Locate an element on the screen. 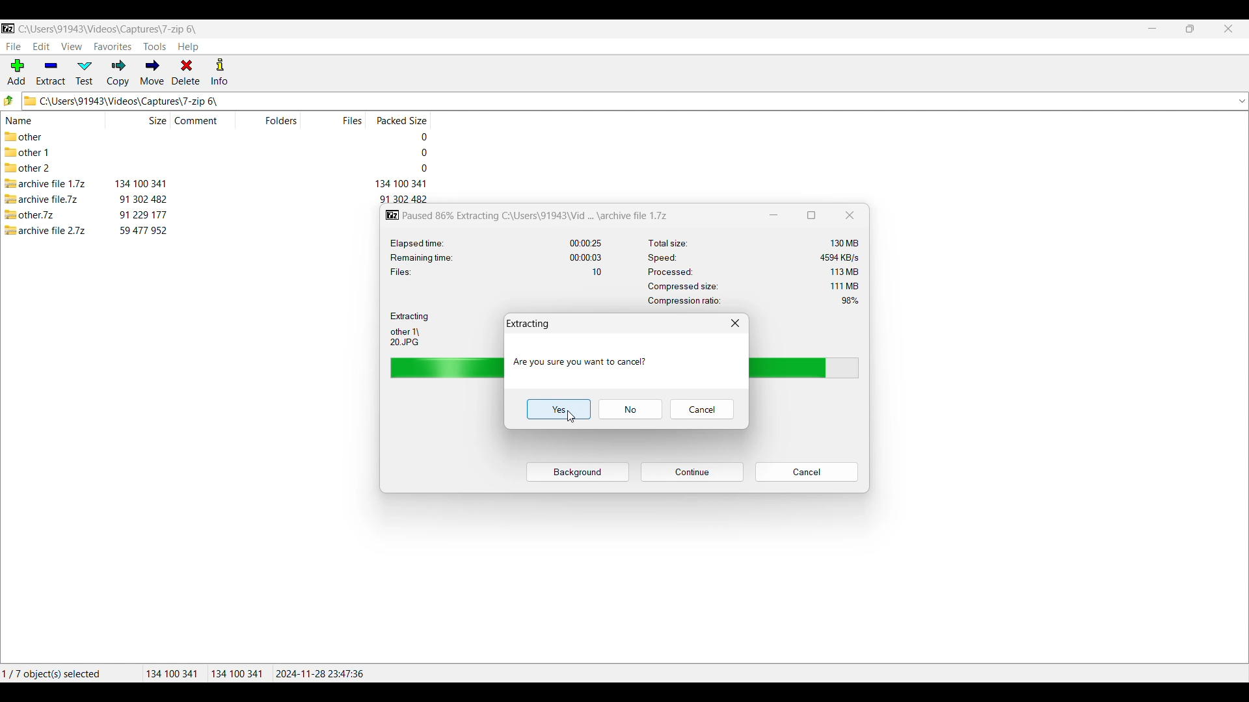 The width and height of the screenshot is (1249, 702). Comment column is located at coordinates (204, 120).